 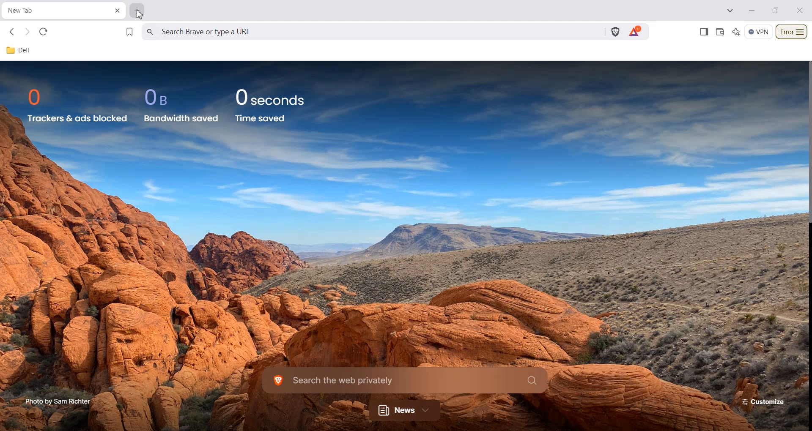 What do you see at coordinates (731, 11) in the screenshot?
I see `Search tabs` at bounding box center [731, 11].